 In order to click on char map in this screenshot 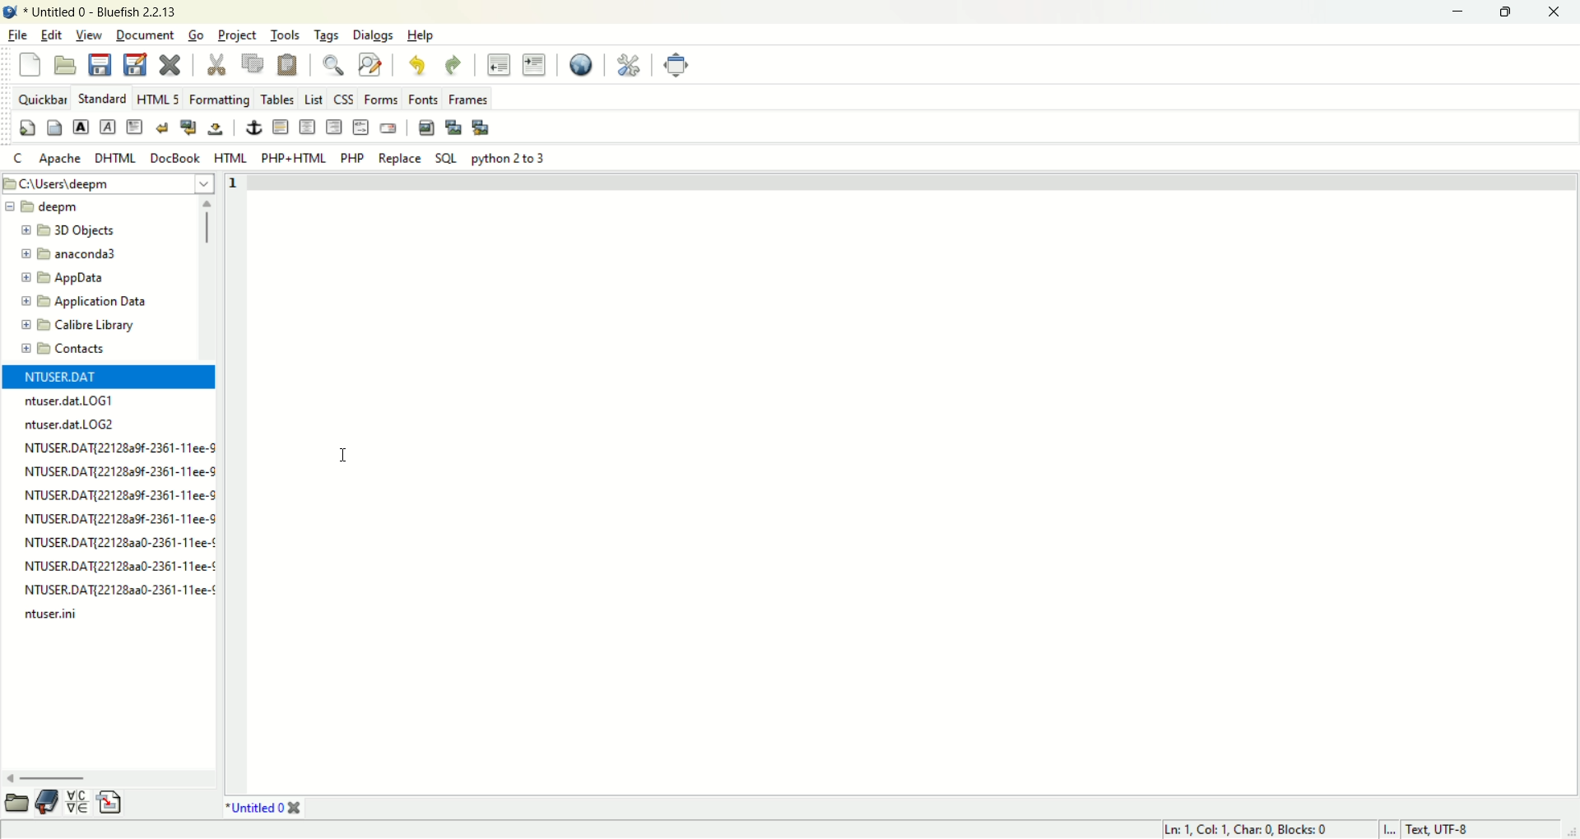, I will do `click(80, 803)`.